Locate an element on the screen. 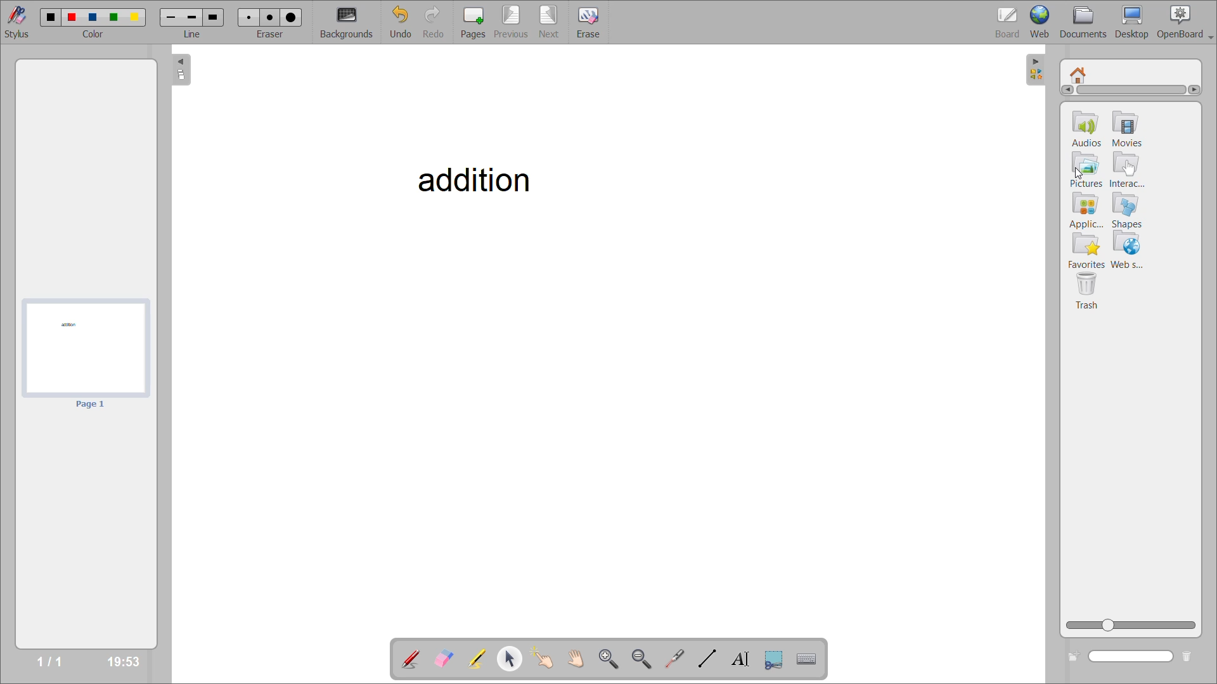  trash is located at coordinates (1088, 291).